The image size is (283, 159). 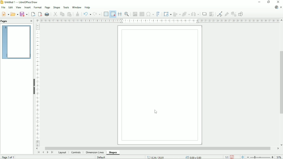 What do you see at coordinates (40, 14) in the screenshot?
I see `Export directly as PDF` at bounding box center [40, 14].